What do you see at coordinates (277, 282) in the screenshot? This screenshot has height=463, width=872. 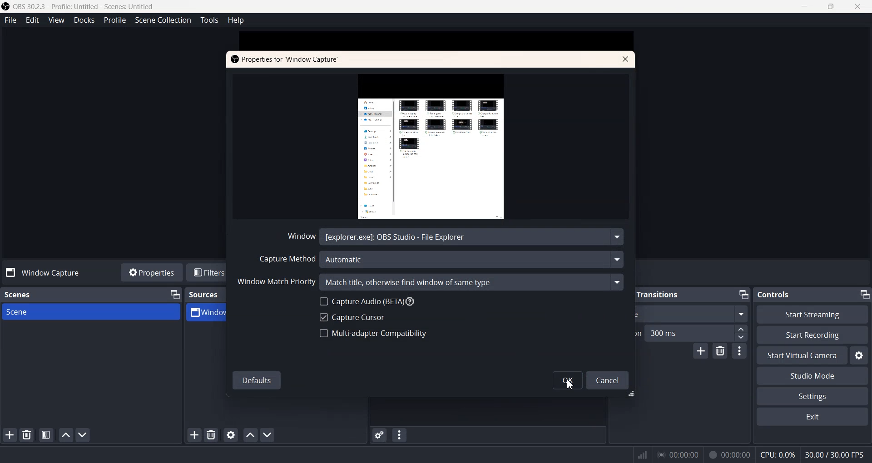 I see `Window Match Priority` at bounding box center [277, 282].